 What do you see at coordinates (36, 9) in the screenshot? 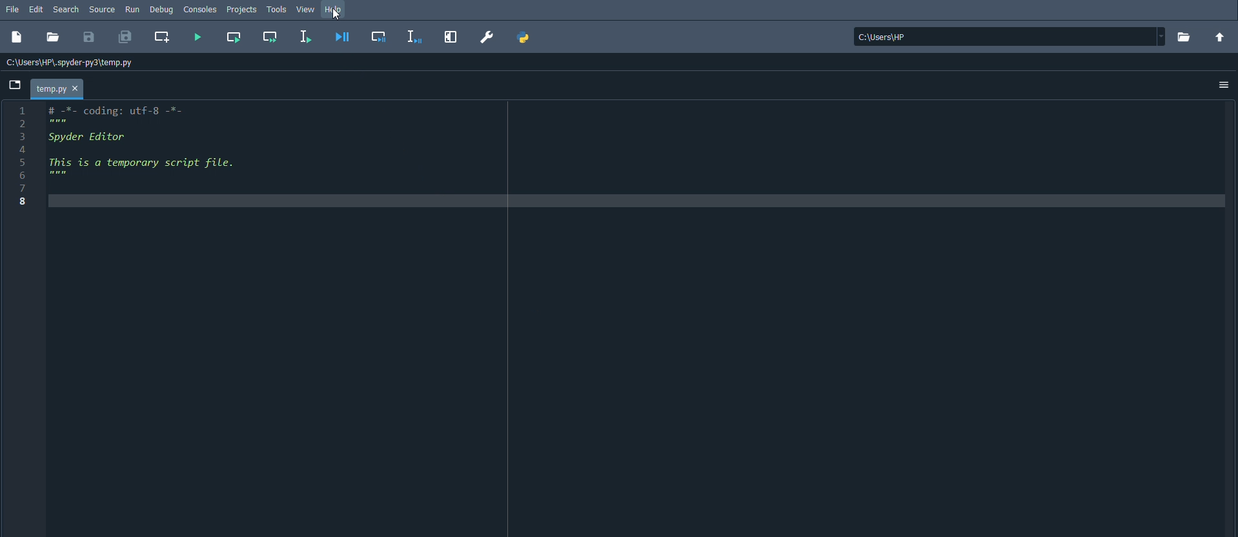
I see `Edit` at bounding box center [36, 9].